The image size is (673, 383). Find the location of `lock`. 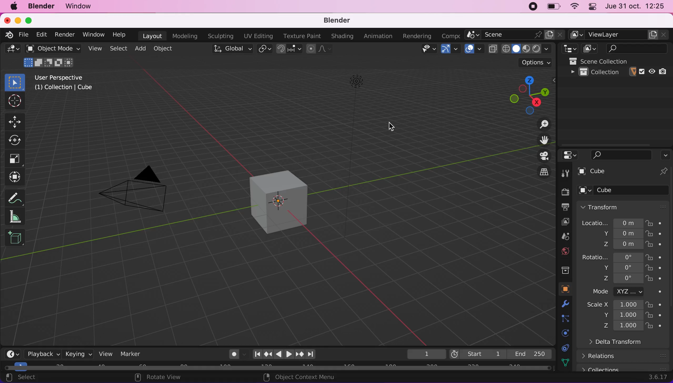

lock is located at coordinates (659, 245).